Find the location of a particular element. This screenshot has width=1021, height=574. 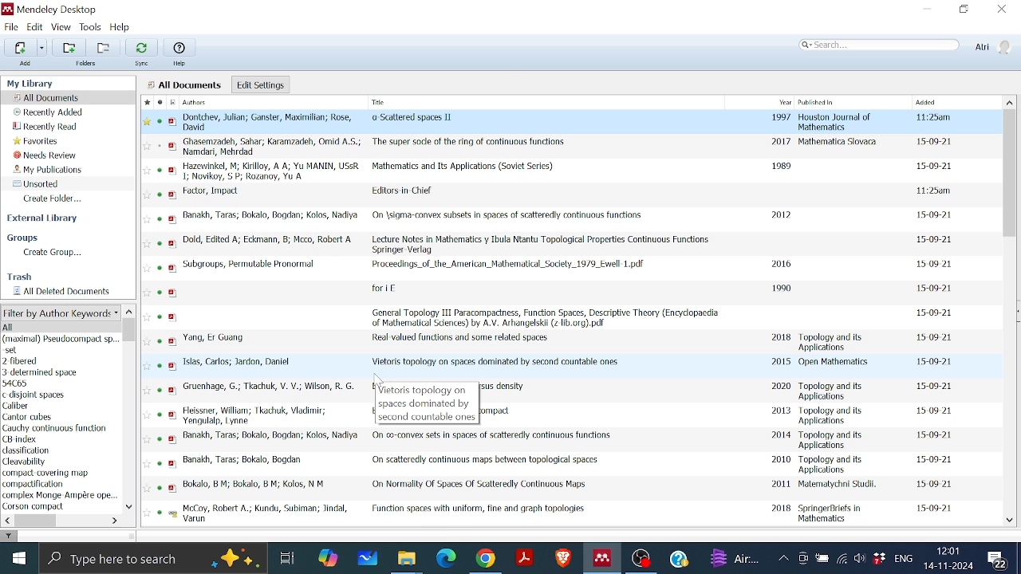

Author is located at coordinates (273, 216).